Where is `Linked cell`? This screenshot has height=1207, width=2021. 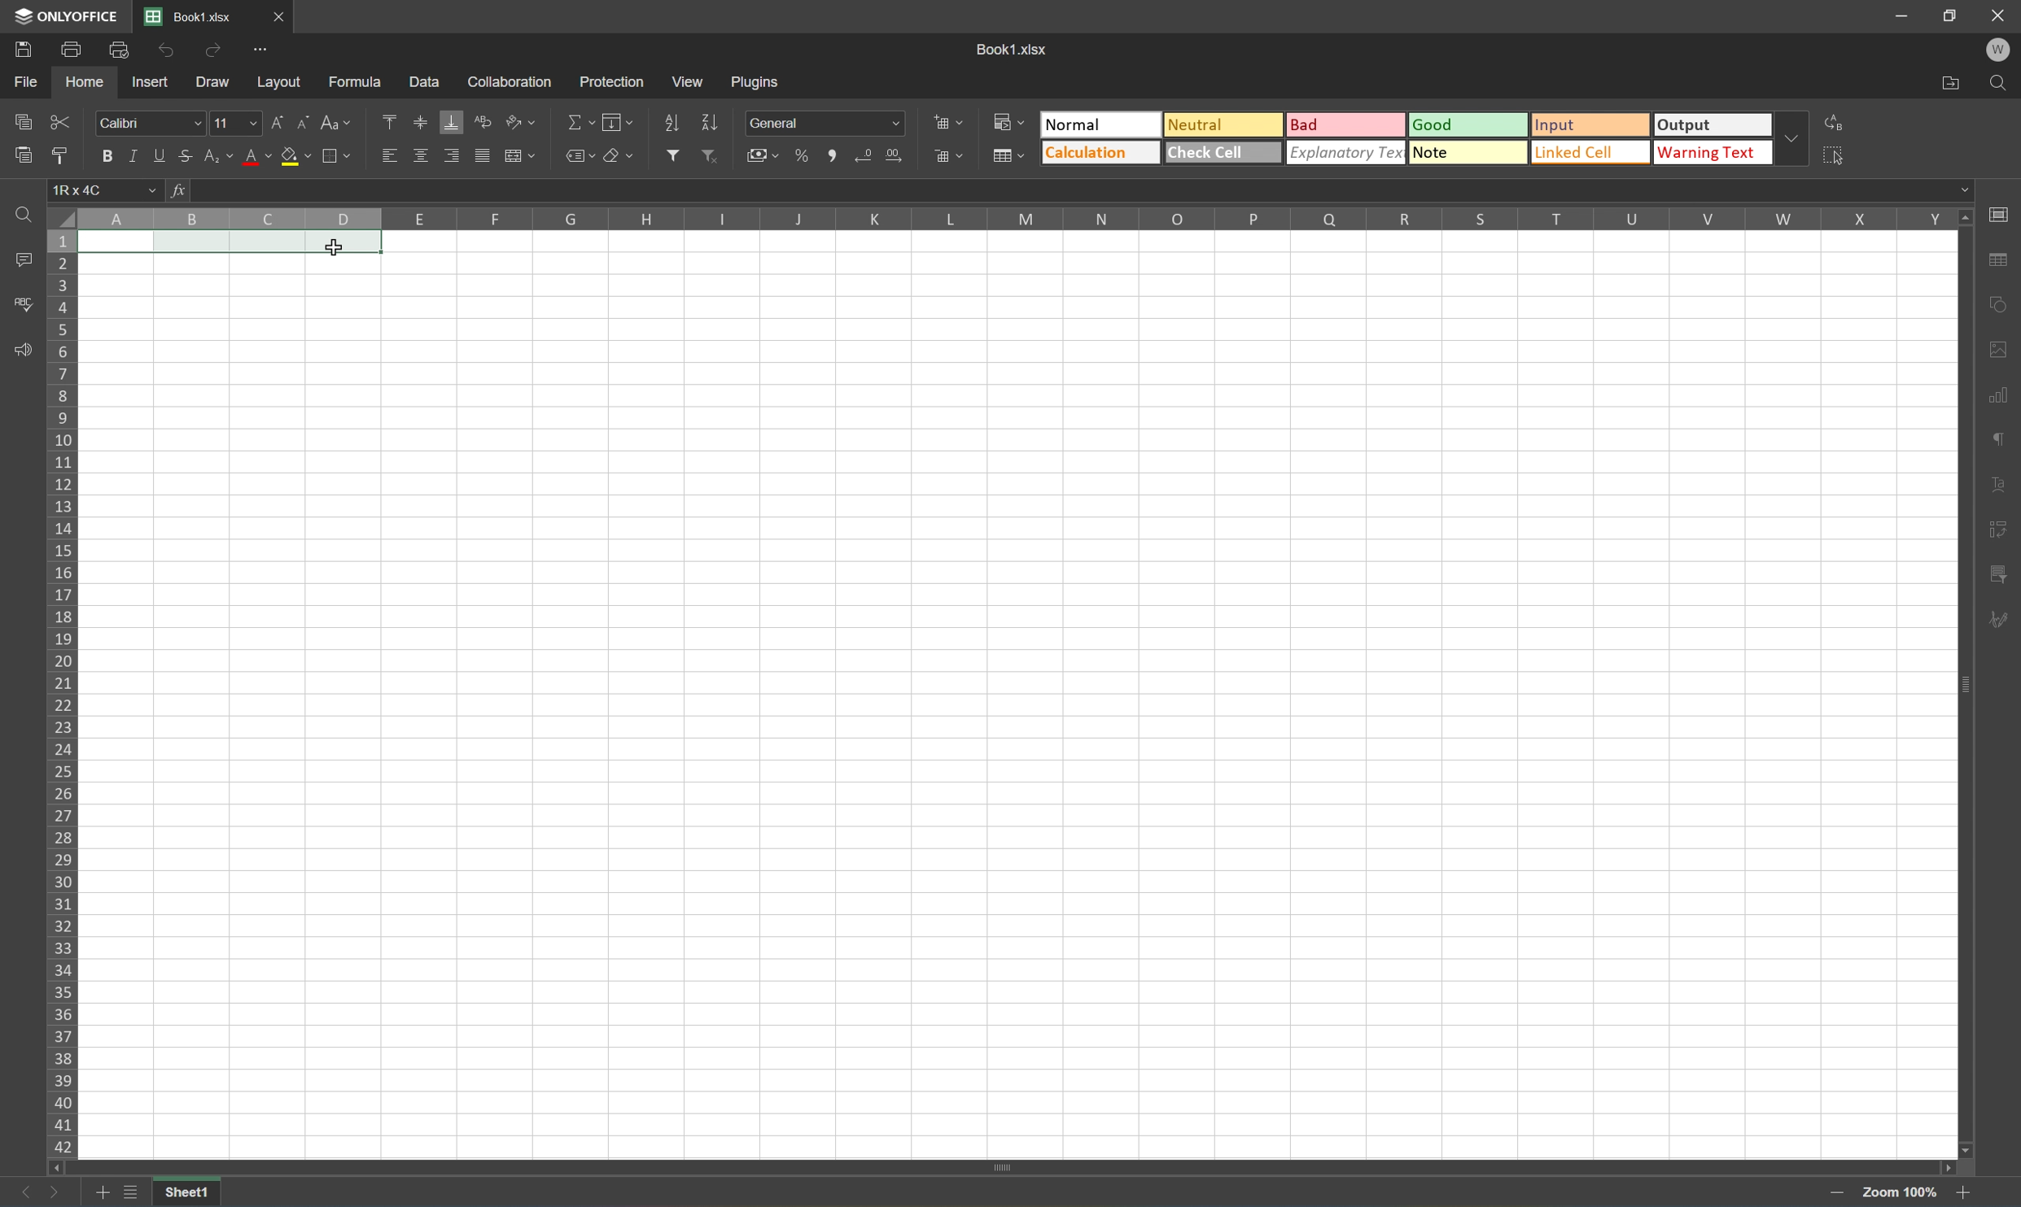
Linked cell is located at coordinates (1592, 153).